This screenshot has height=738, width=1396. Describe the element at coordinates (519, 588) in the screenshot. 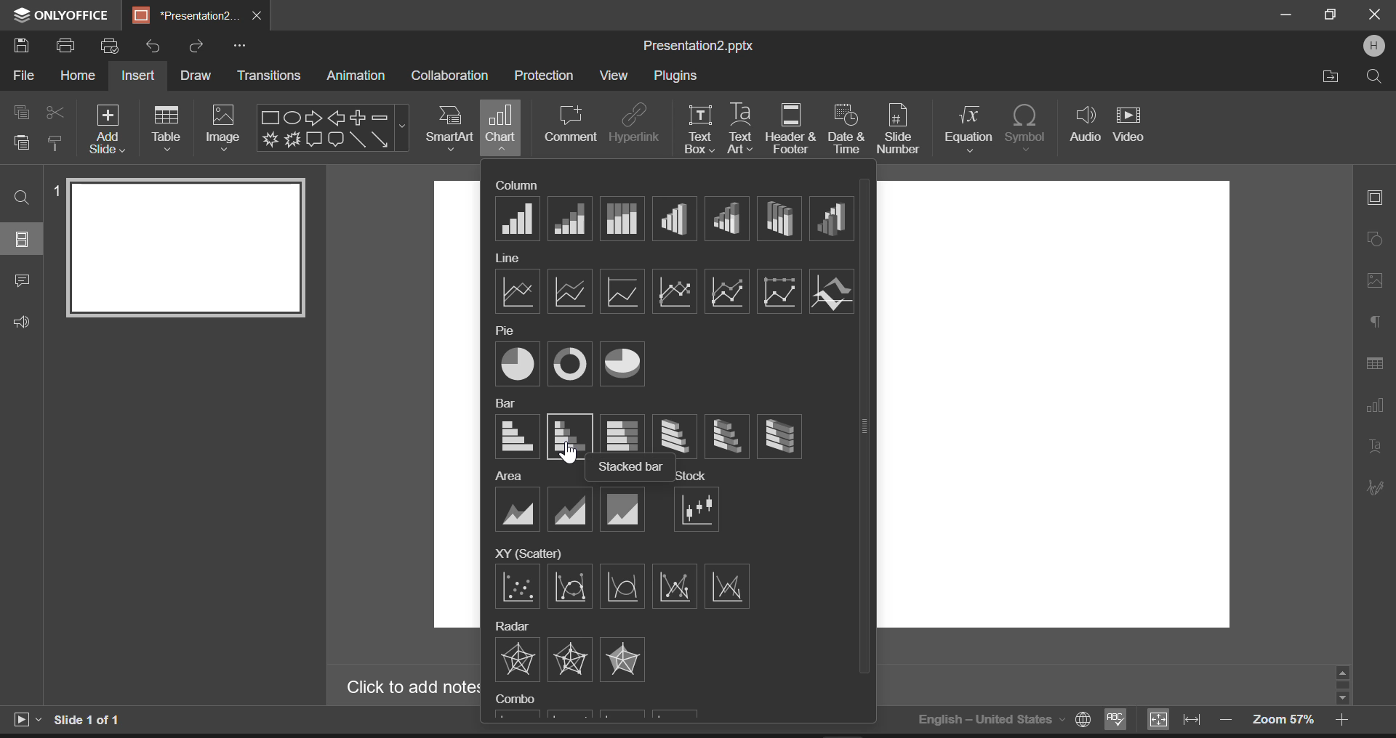

I see `Scatter` at that location.